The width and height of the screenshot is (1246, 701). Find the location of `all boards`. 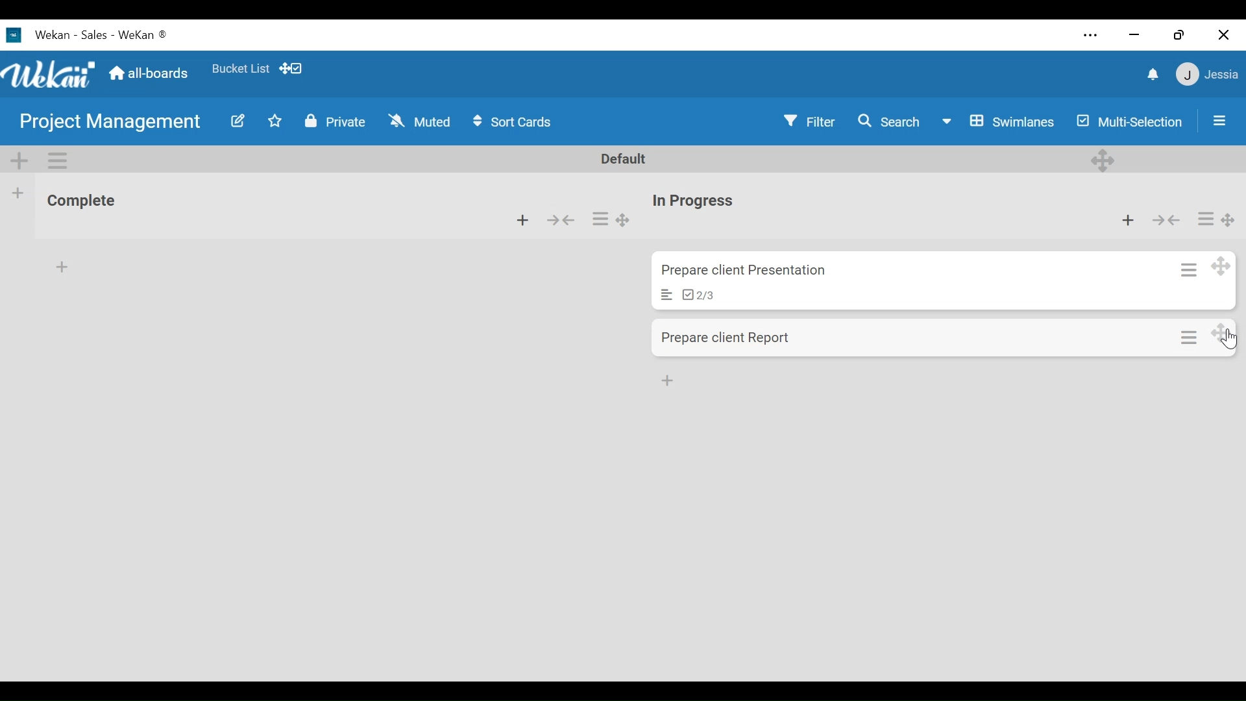

all boards is located at coordinates (150, 73).